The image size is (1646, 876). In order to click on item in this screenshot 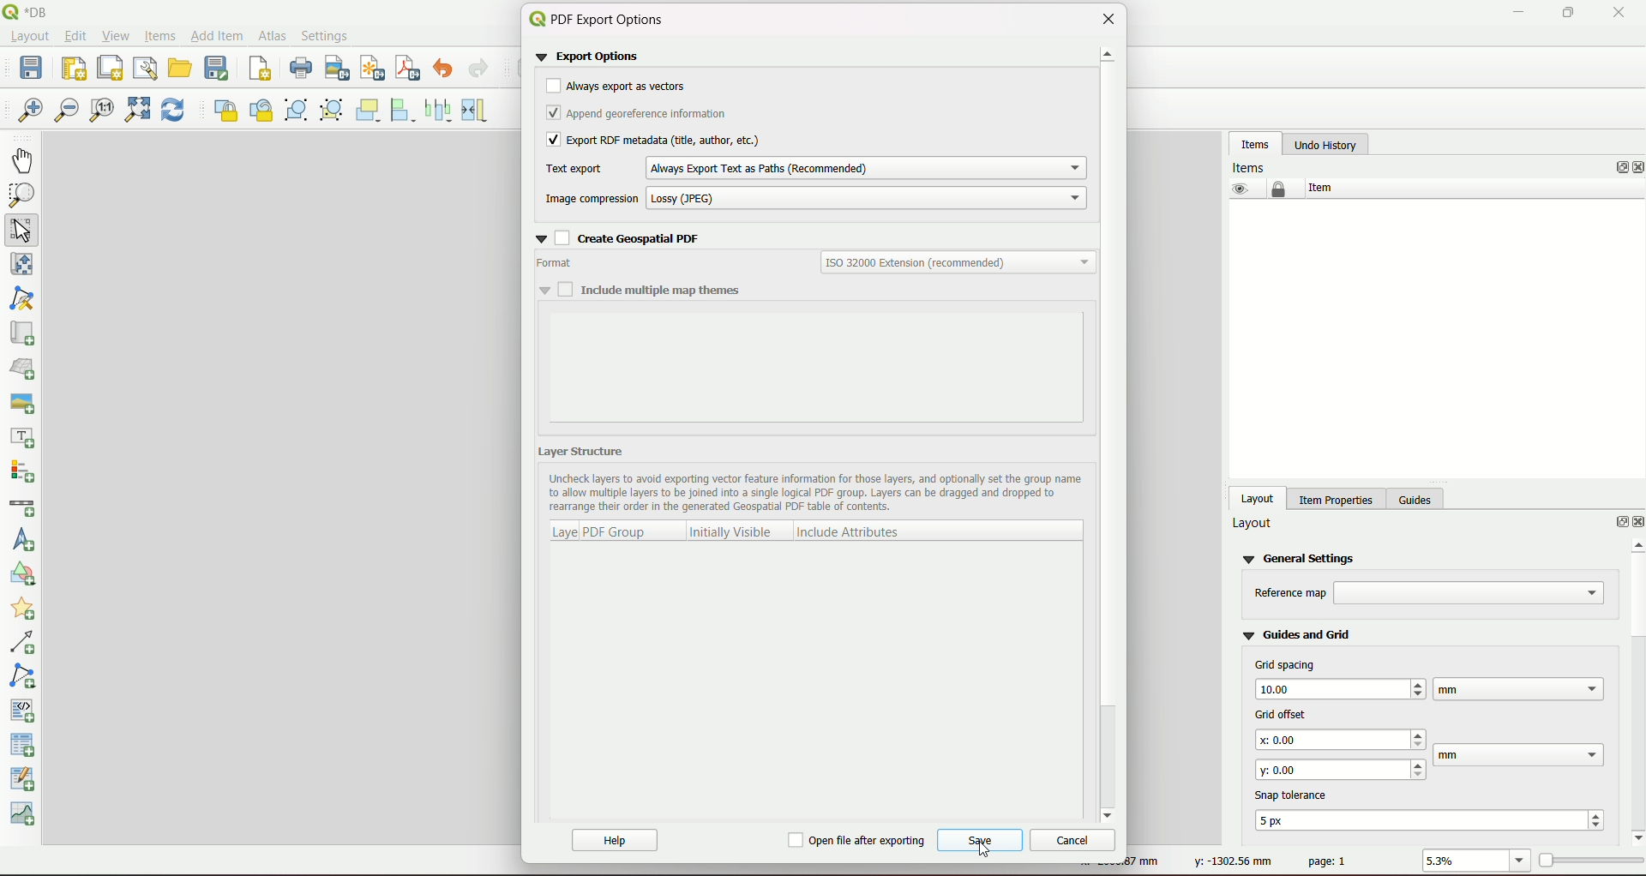, I will do `click(1319, 188)`.